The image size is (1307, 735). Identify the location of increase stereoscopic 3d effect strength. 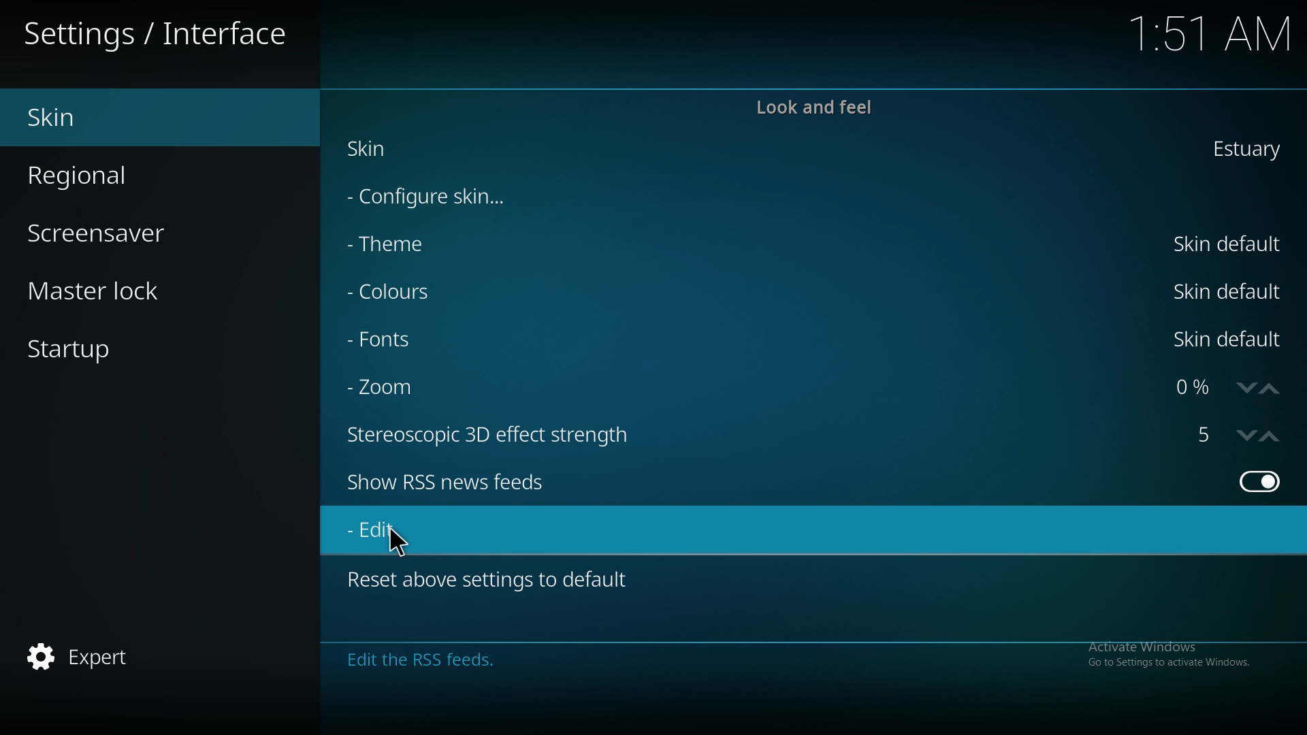
(1271, 436).